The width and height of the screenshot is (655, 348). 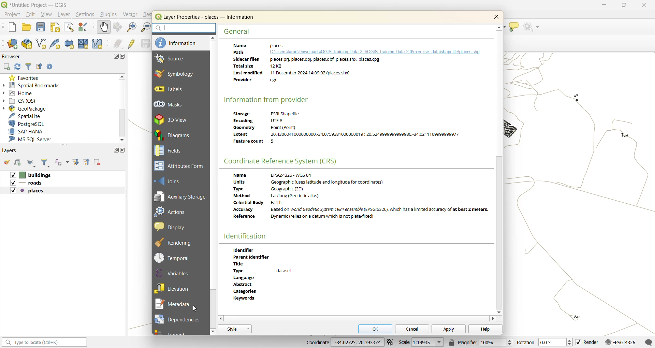 I want to click on temporal, so click(x=173, y=257).